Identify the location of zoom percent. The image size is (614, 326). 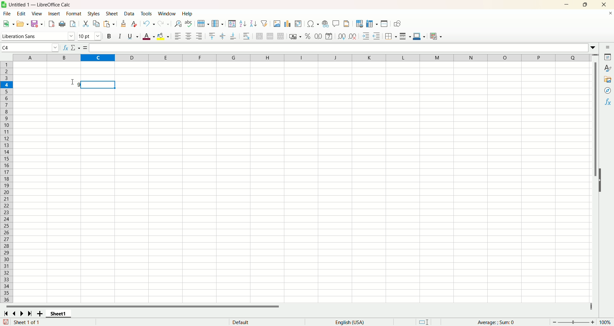
(606, 322).